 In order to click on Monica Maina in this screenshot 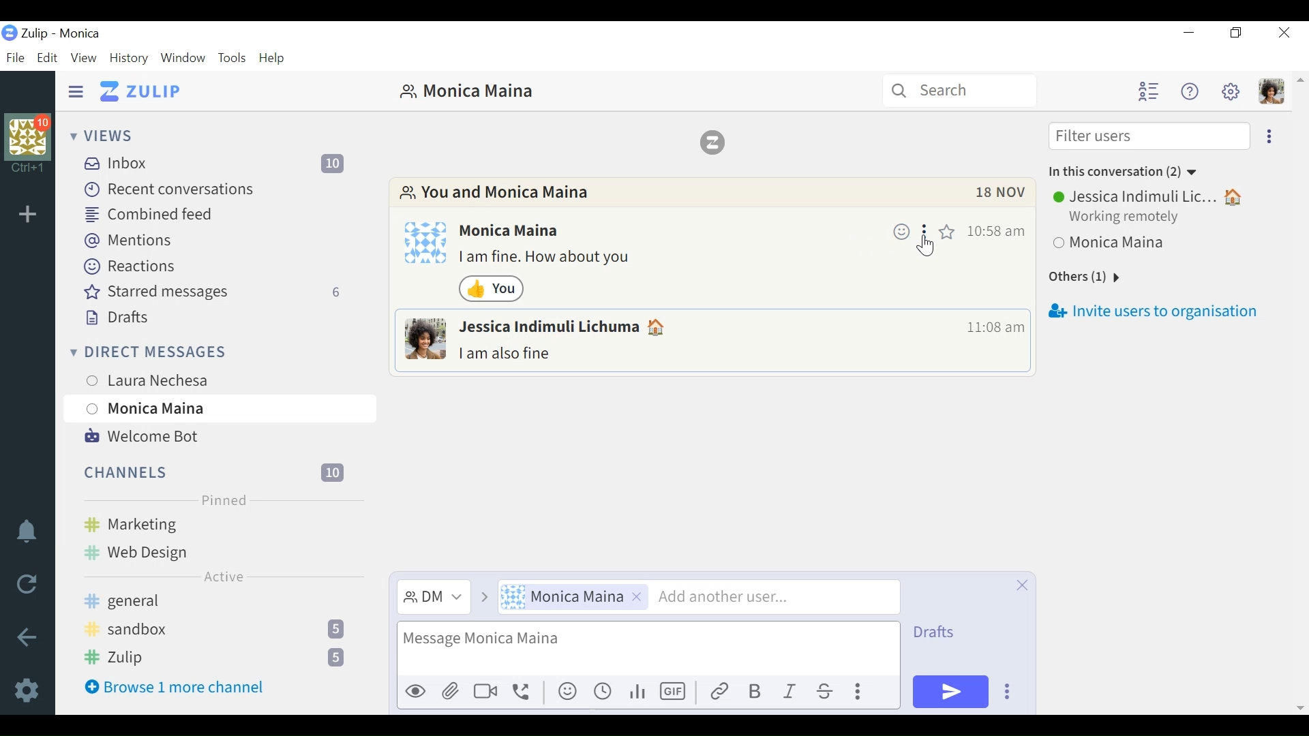, I will do `click(1126, 246)`.